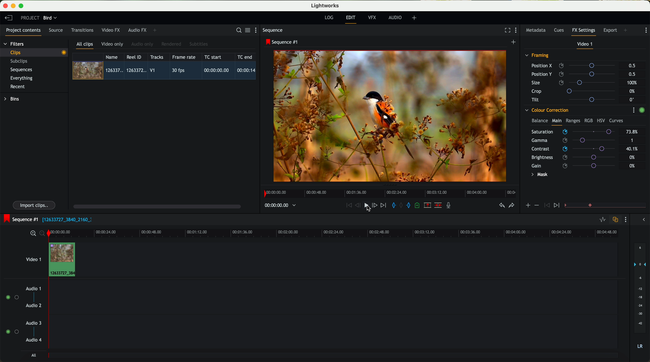 Image resolution: width=650 pixels, height=362 pixels. I want to click on delete/cut, so click(438, 205).